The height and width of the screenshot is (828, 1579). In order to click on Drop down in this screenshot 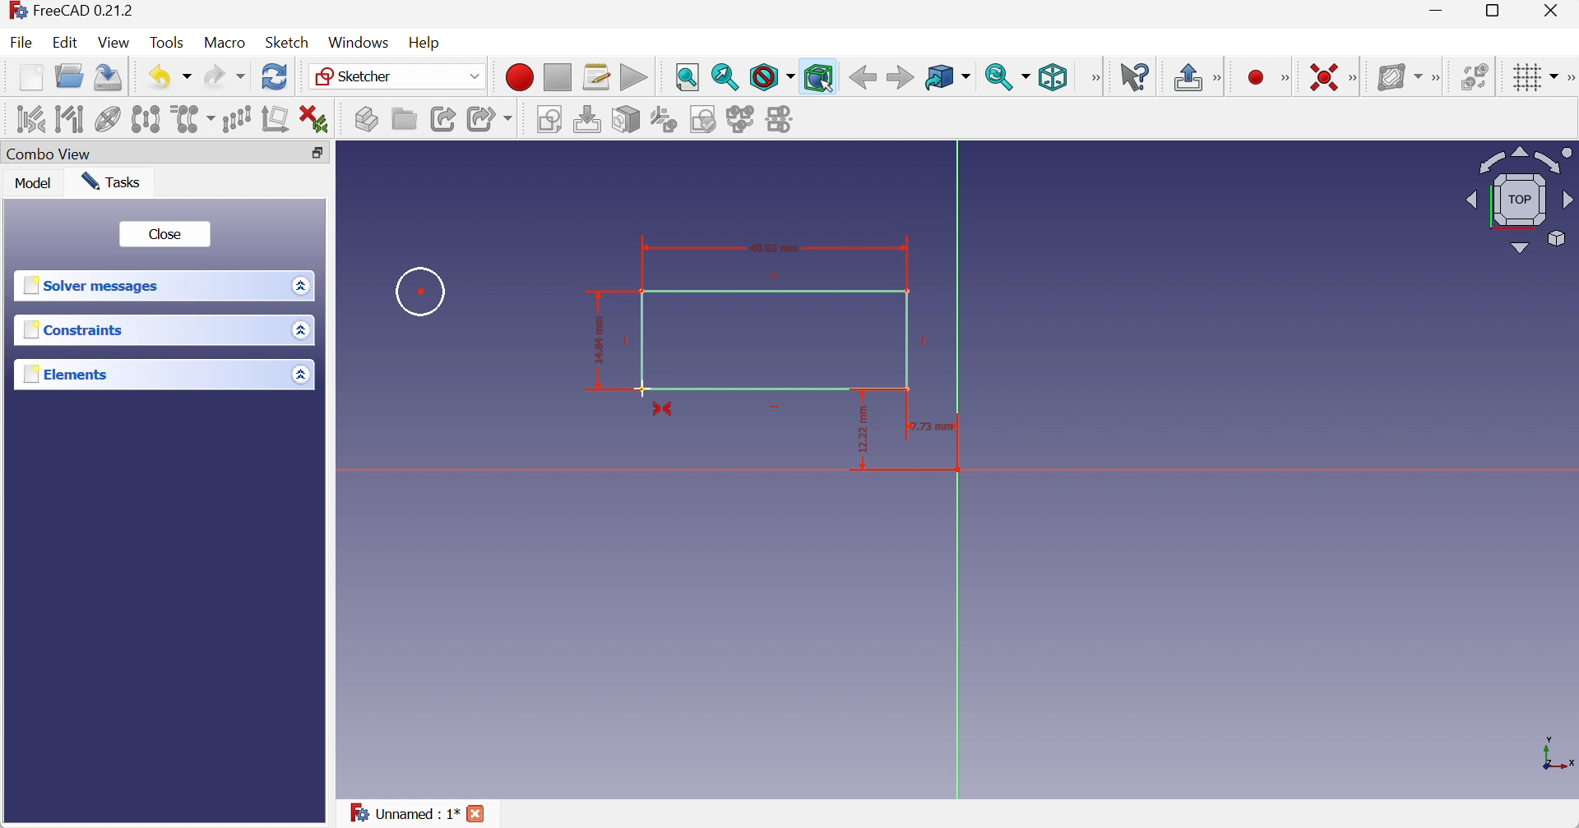, I will do `click(304, 285)`.